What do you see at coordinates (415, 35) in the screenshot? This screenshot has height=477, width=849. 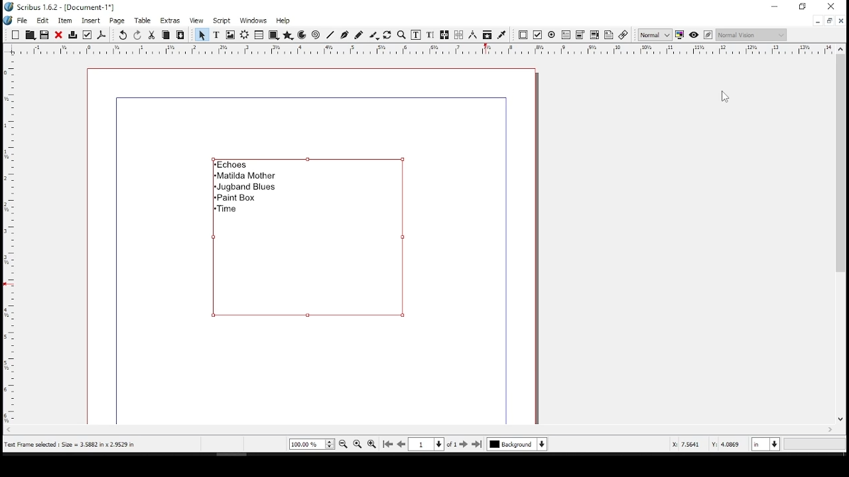 I see `edit contents of frame` at bounding box center [415, 35].